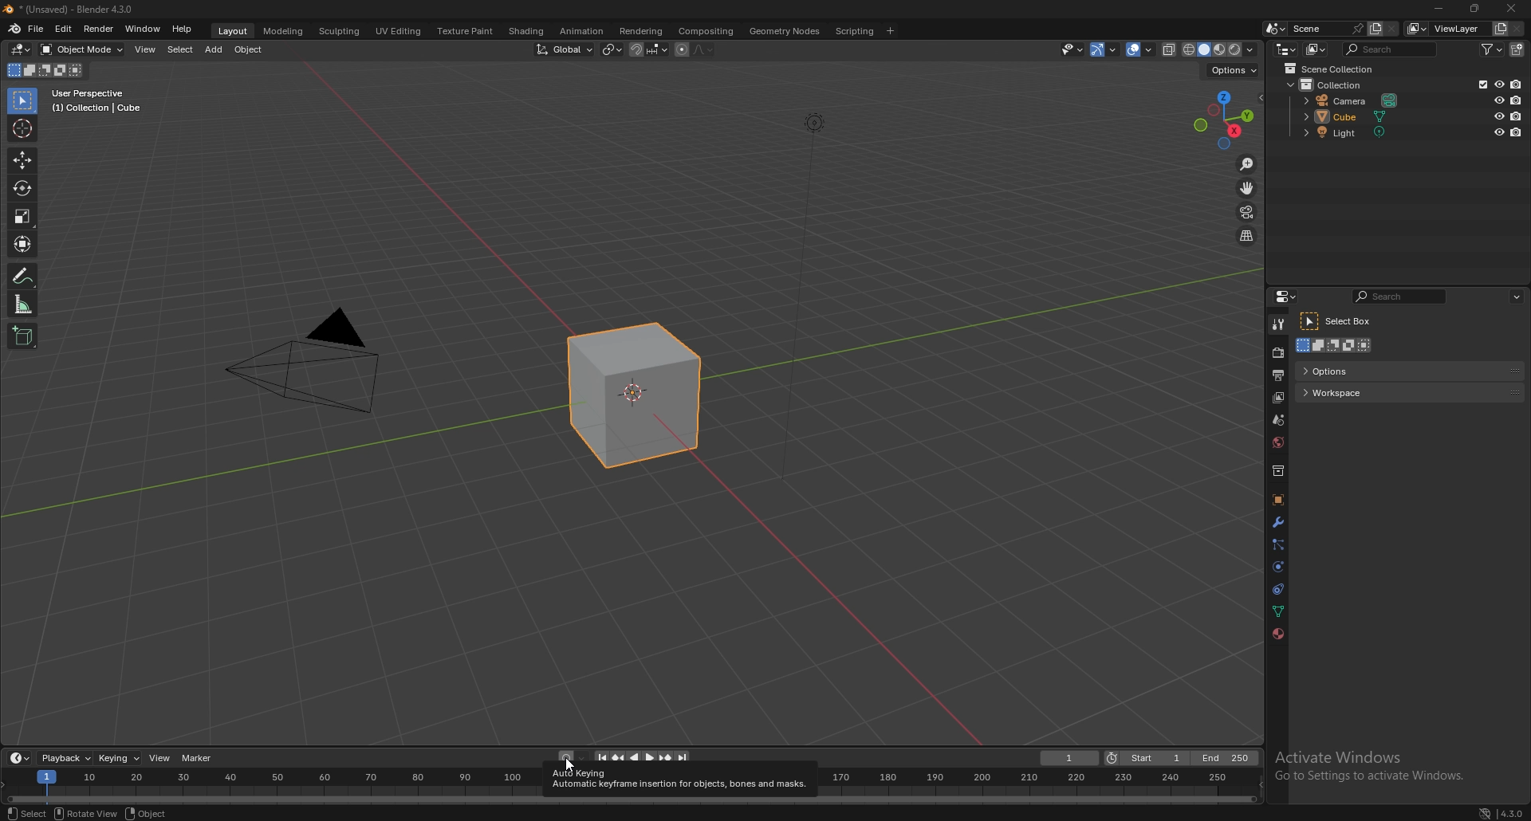 This screenshot has width=1531, height=821. Describe the element at coordinates (632, 394) in the screenshot. I see `cube` at that location.